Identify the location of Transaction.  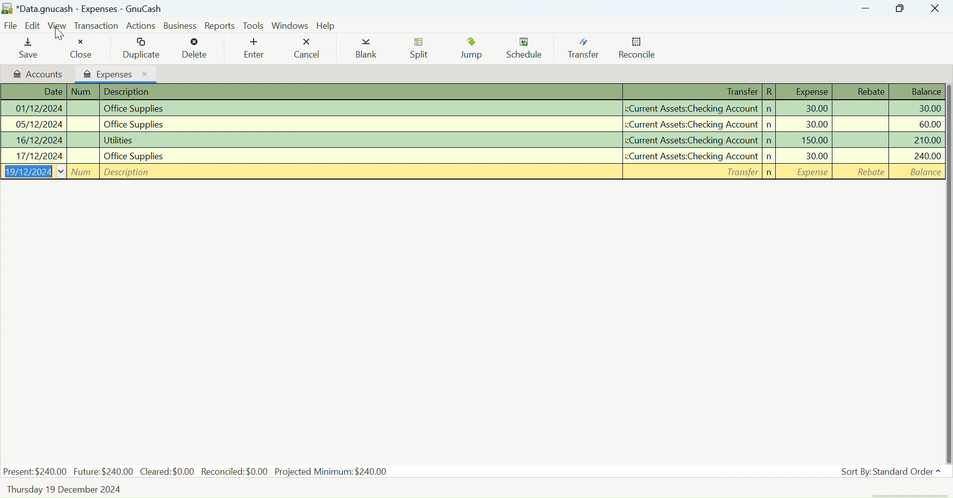
(96, 26).